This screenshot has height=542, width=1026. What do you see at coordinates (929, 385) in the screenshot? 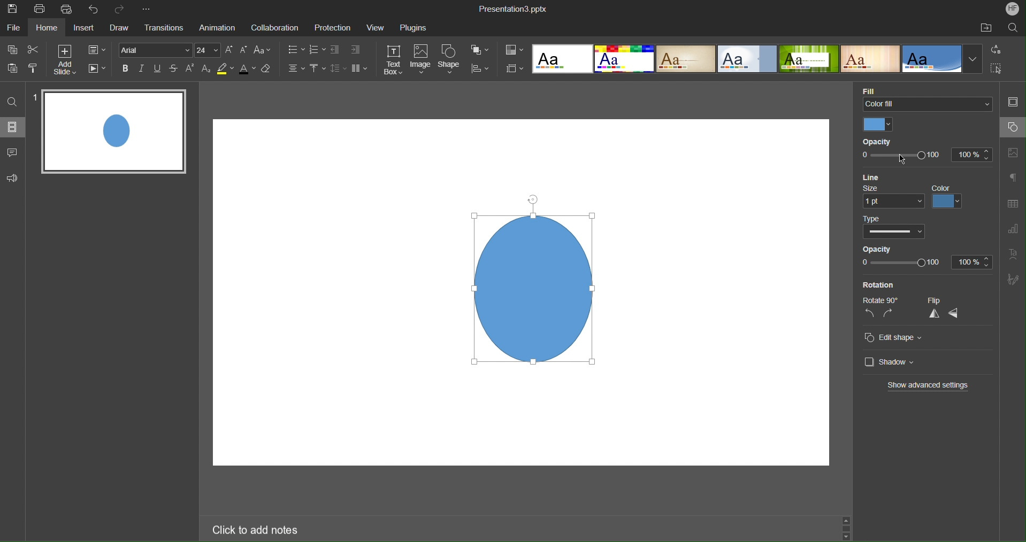
I see `Show advanced settings` at bounding box center [929, 385].